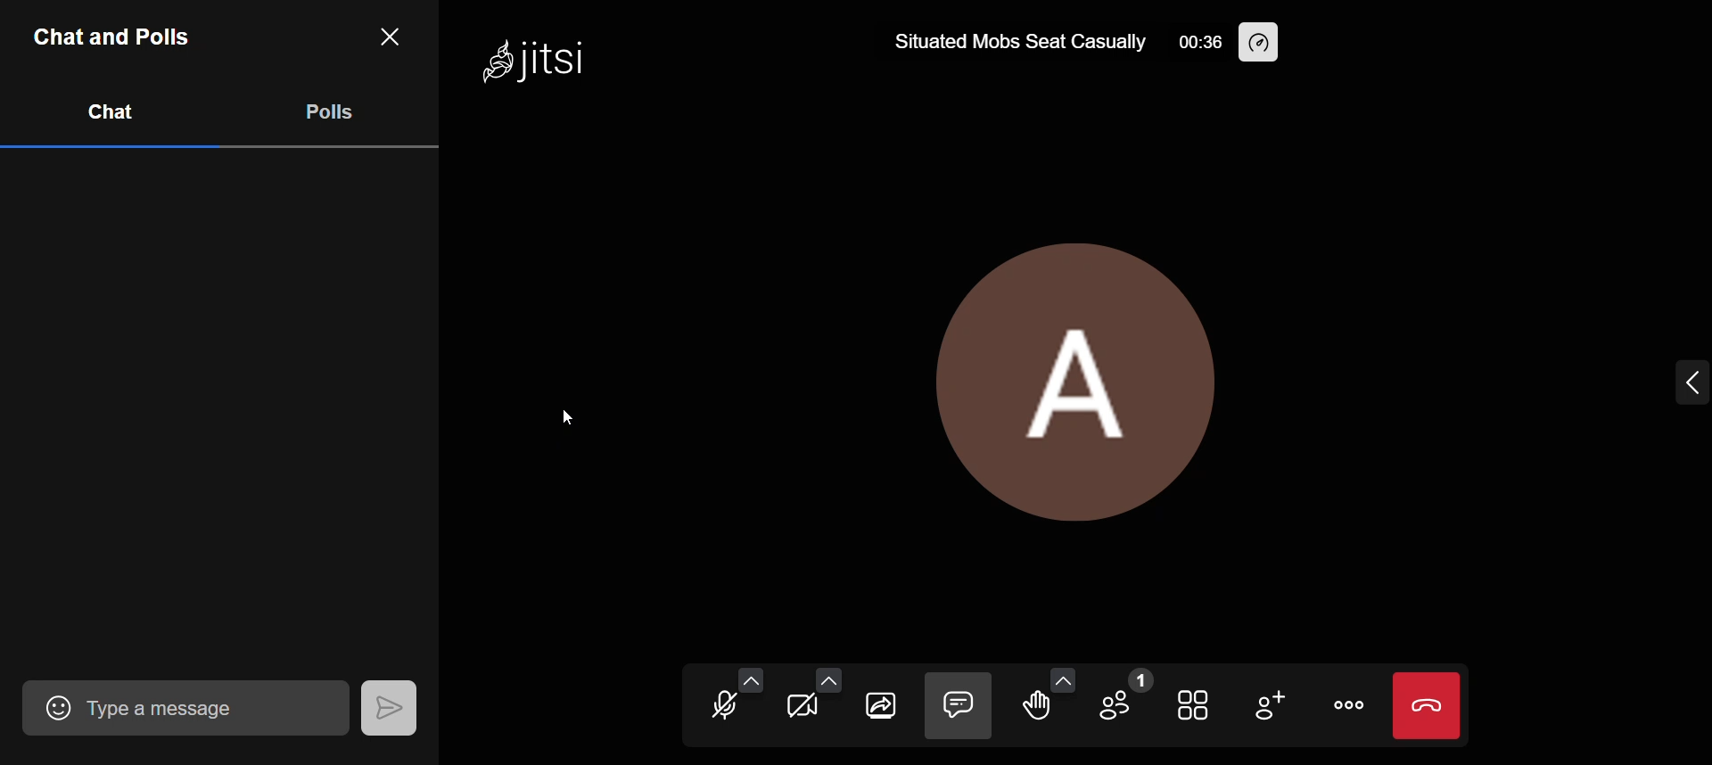 The image size is (1712, 765). I want to click on end call, so click(1427, 706).